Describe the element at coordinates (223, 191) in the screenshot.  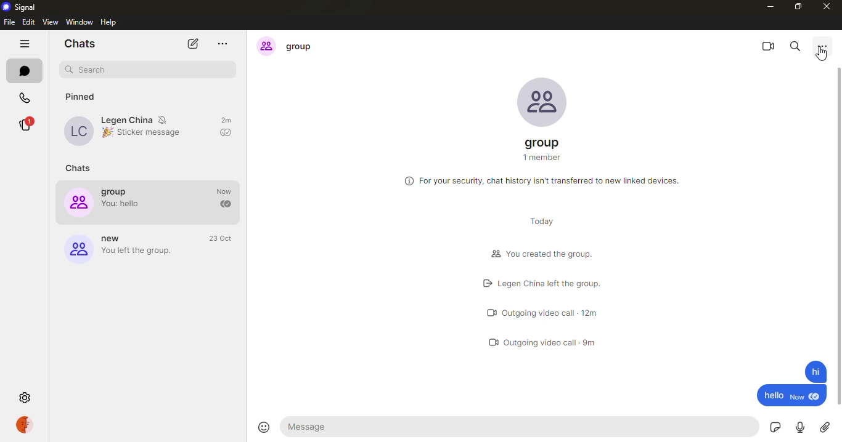
I see `time` at that location.